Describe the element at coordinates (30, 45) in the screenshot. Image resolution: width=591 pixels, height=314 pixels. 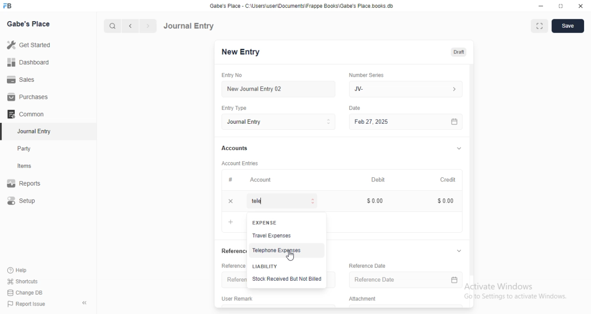
I see `Get Started` at that location.